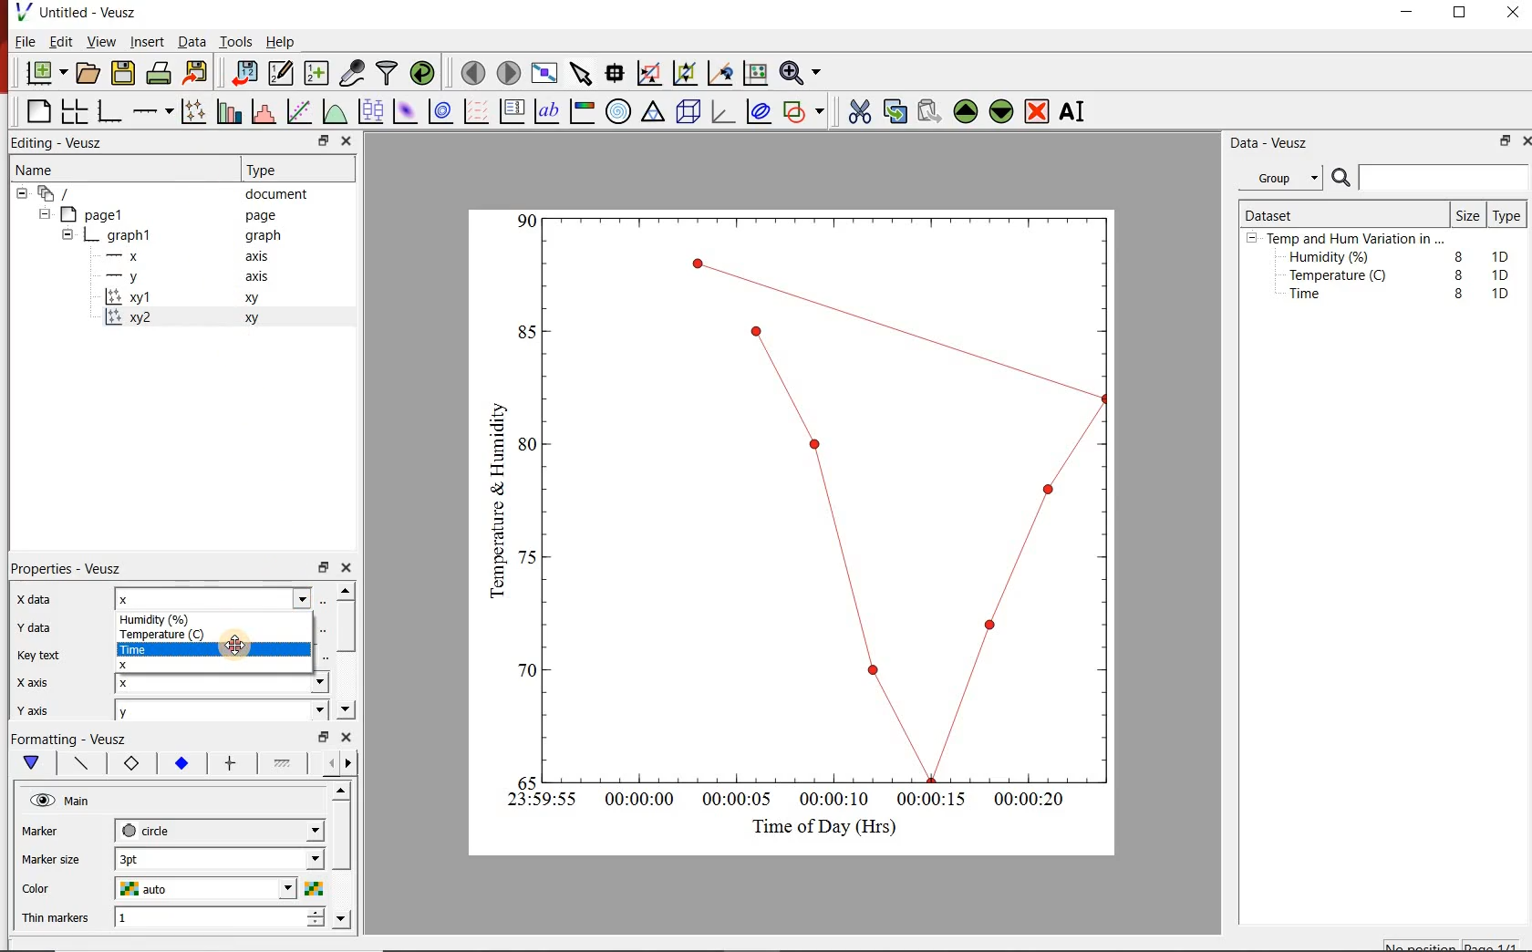 Image resolution: width=1532 pixels, height=952 pixels. What do you see at coordinates (336, 114) in the screenshot?
I see `plot a function` at bounding box center [336, 114].